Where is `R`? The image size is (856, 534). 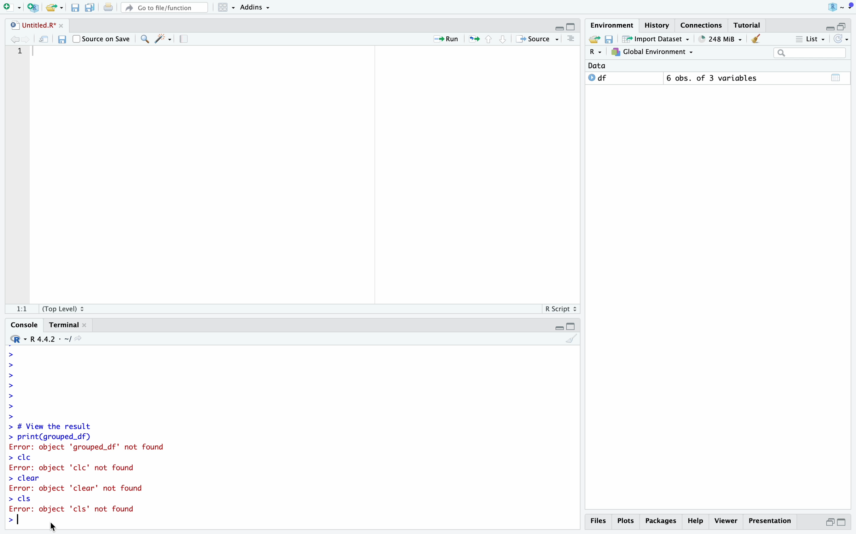 R is located at coordinates (596, 52).